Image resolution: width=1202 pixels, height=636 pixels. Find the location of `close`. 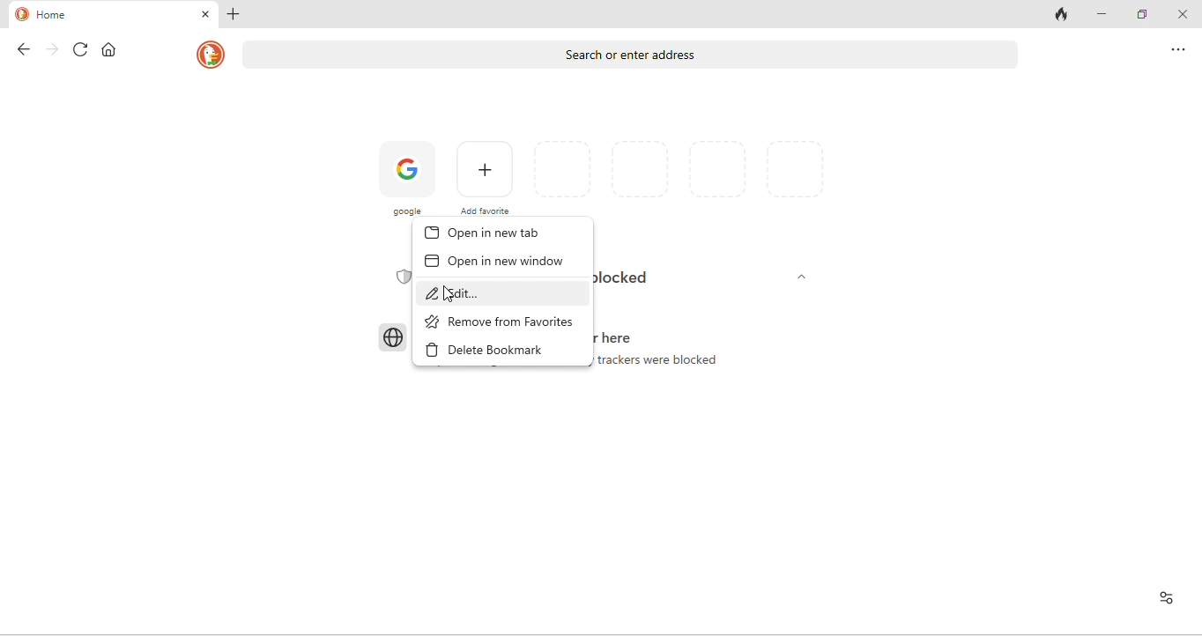

close is located at coordinates (1182, 15).